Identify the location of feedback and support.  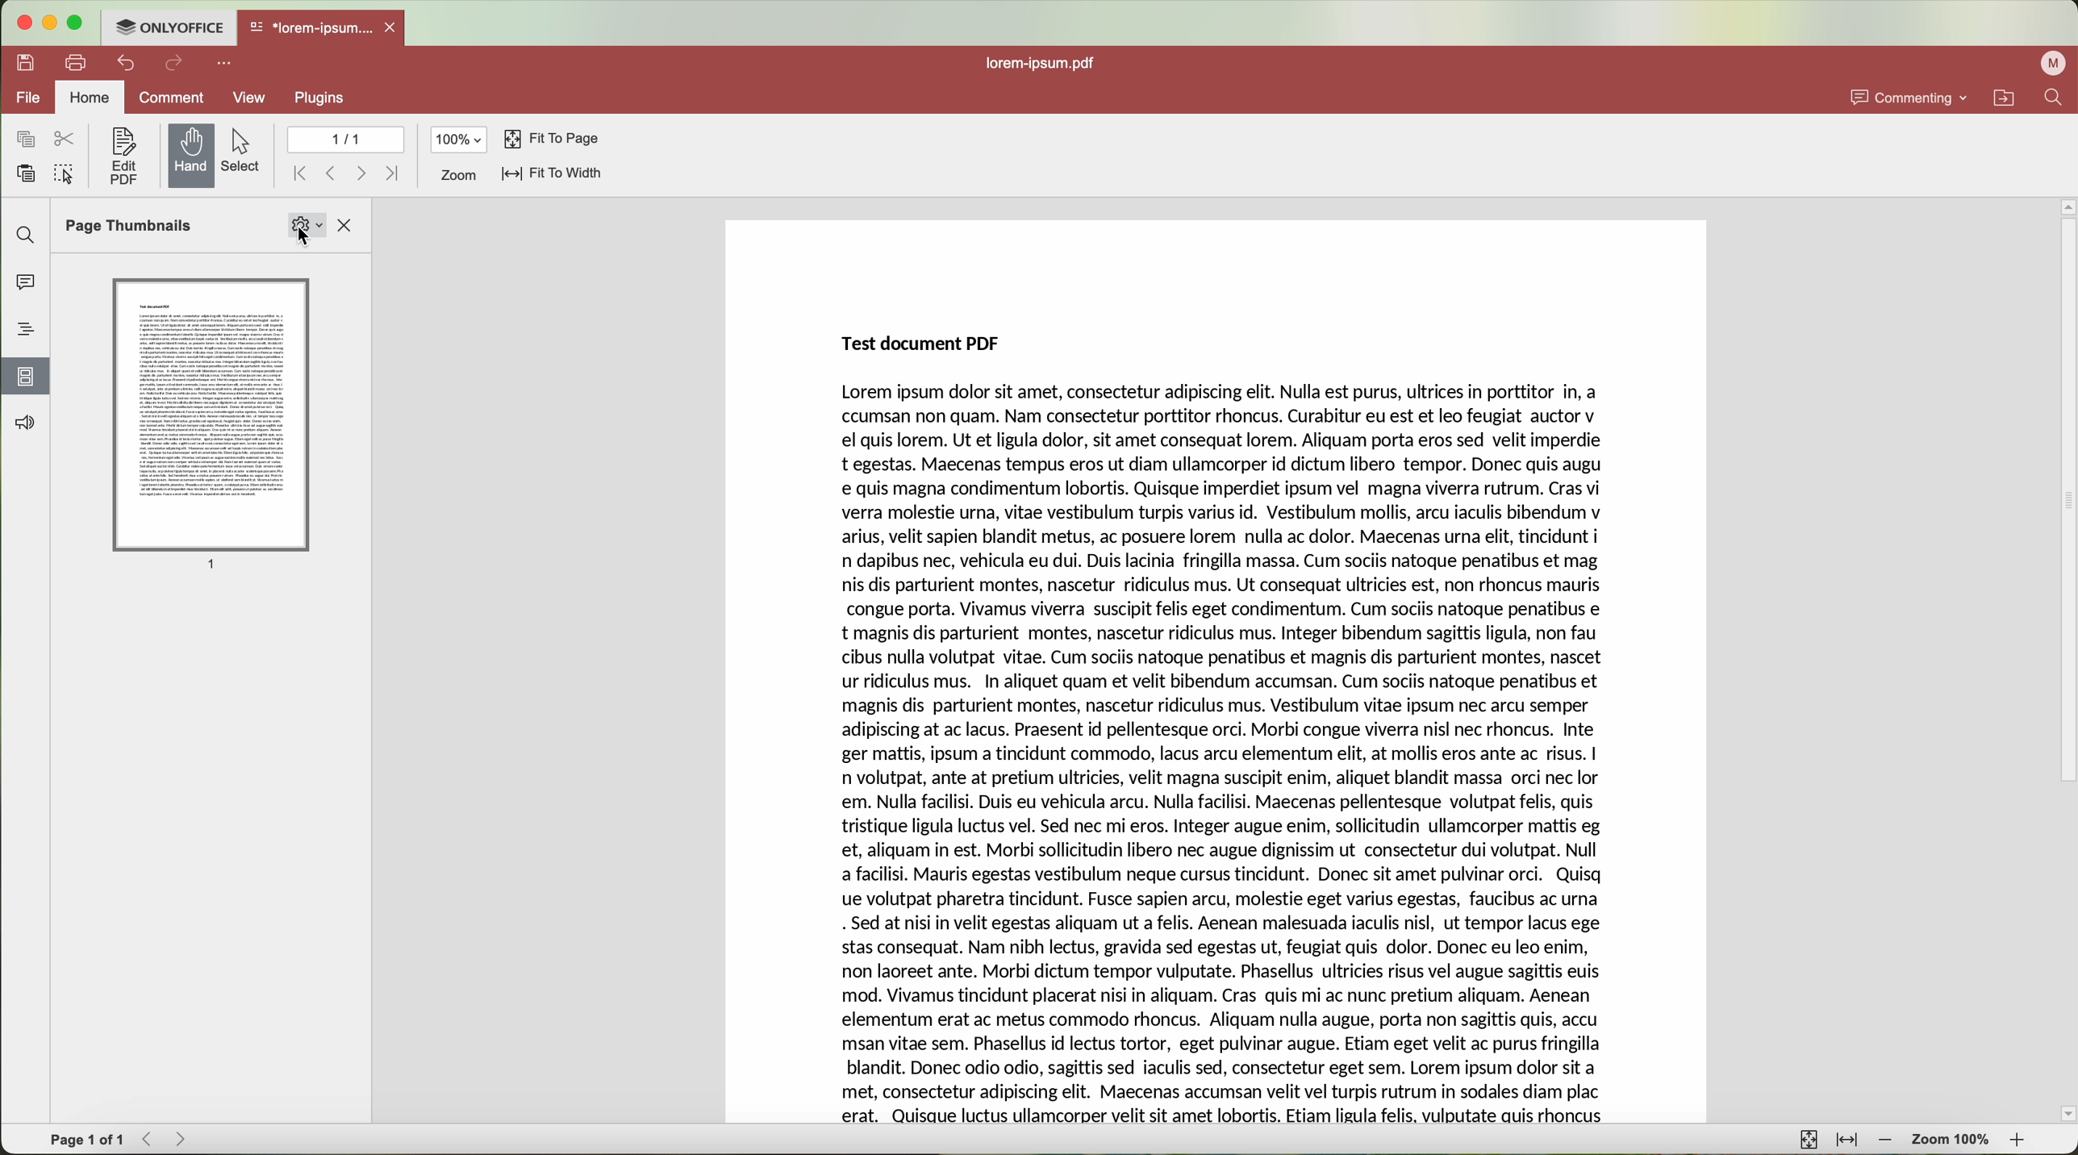
(21, 424).